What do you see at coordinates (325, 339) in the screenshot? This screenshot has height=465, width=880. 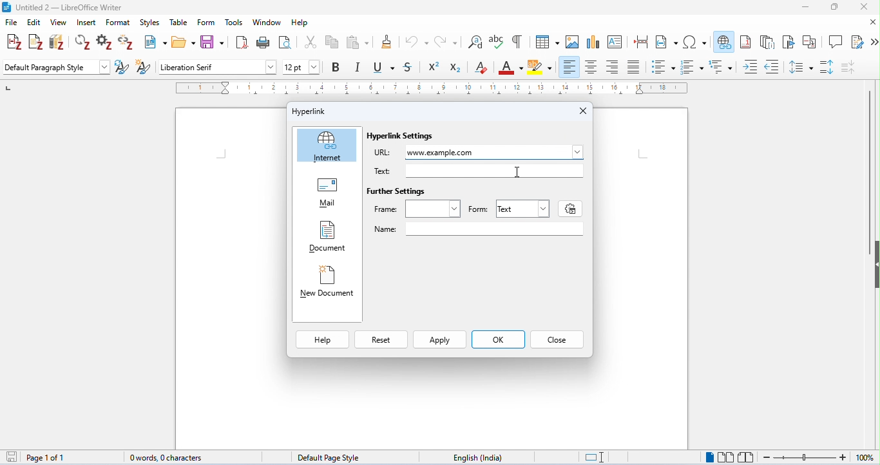 I see `Help` at bounding box center [325, 339].